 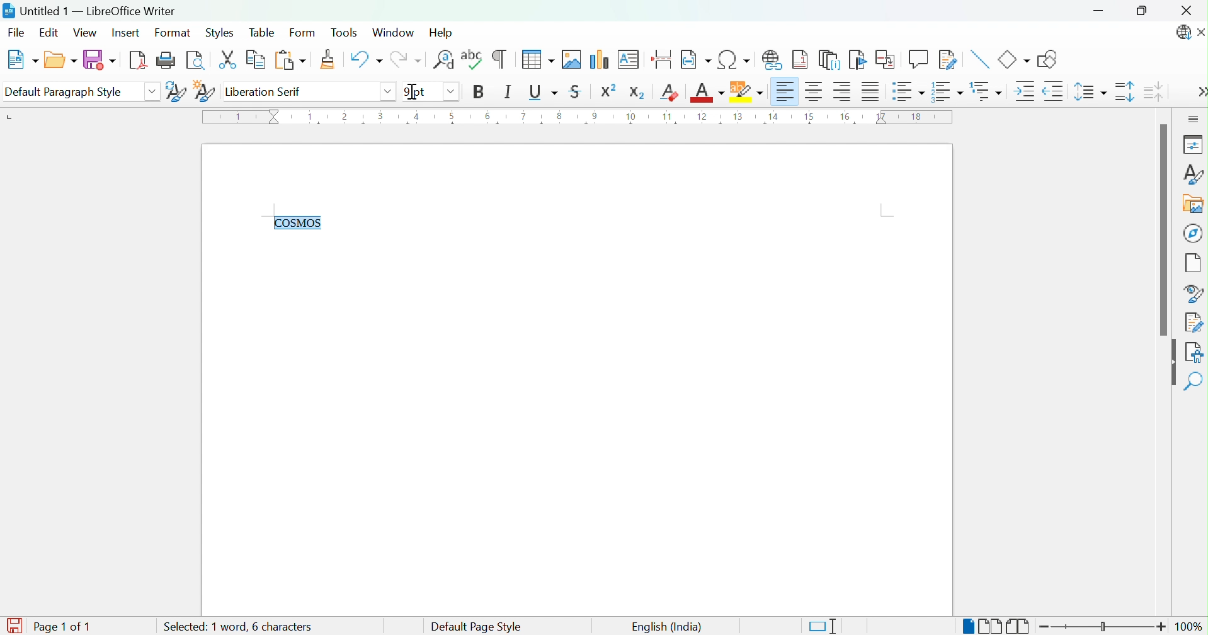 I want to click on View, so click(x=86, y=33).